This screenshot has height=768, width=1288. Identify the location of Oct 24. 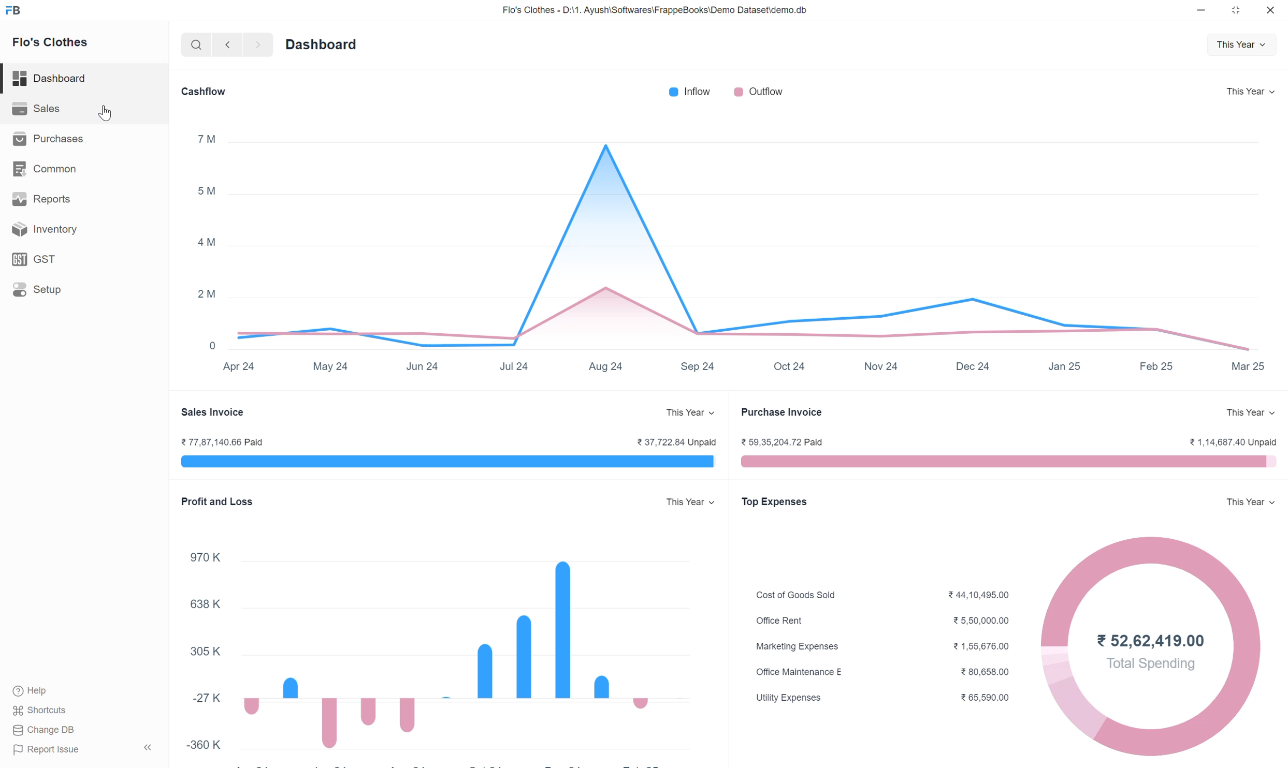
(791, 364).